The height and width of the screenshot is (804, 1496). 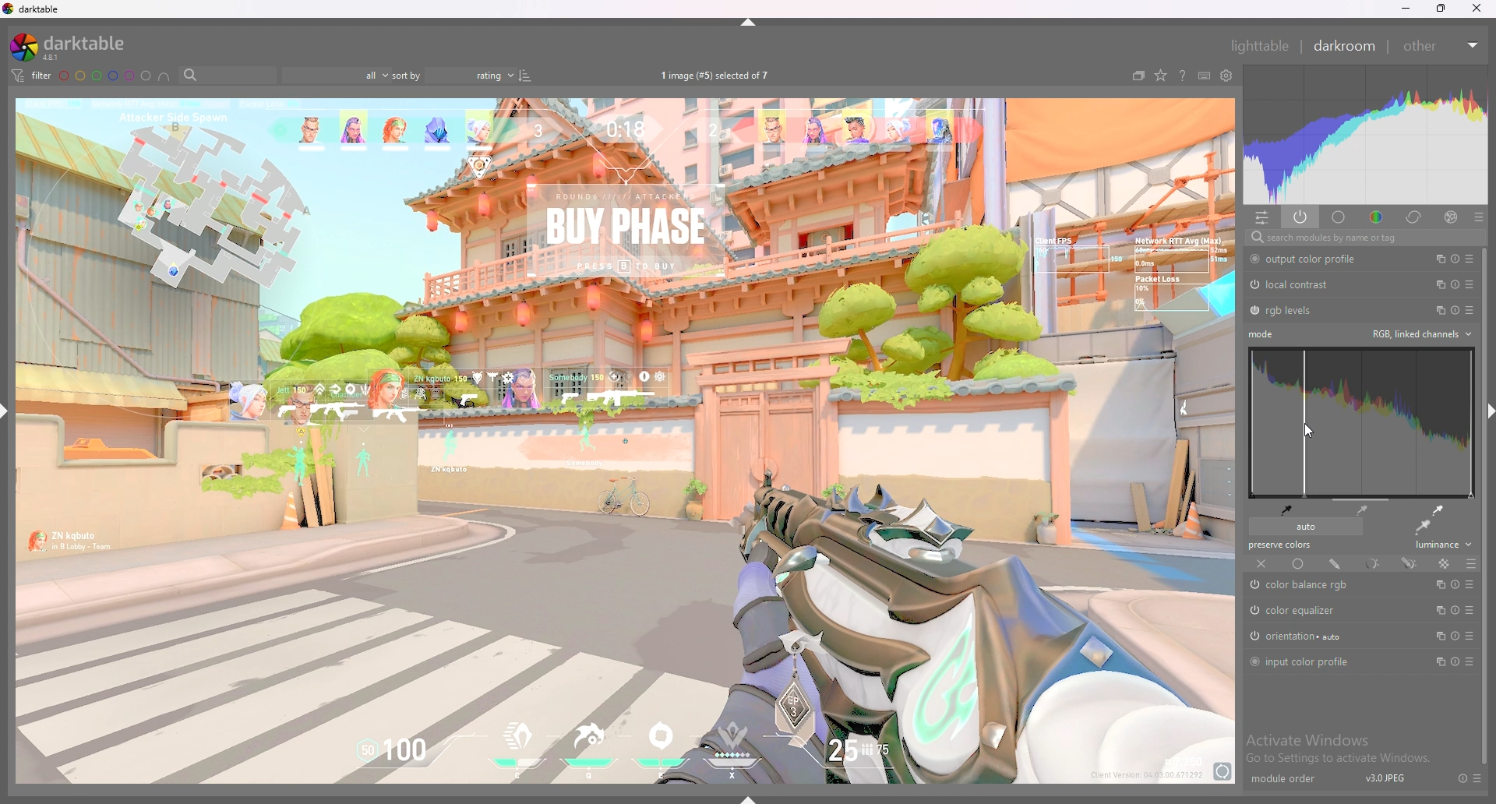 What do you see at coordinates (1161, 76) in the screenshot?
I see `change type of overlays` at bounding box center [1161, 76].